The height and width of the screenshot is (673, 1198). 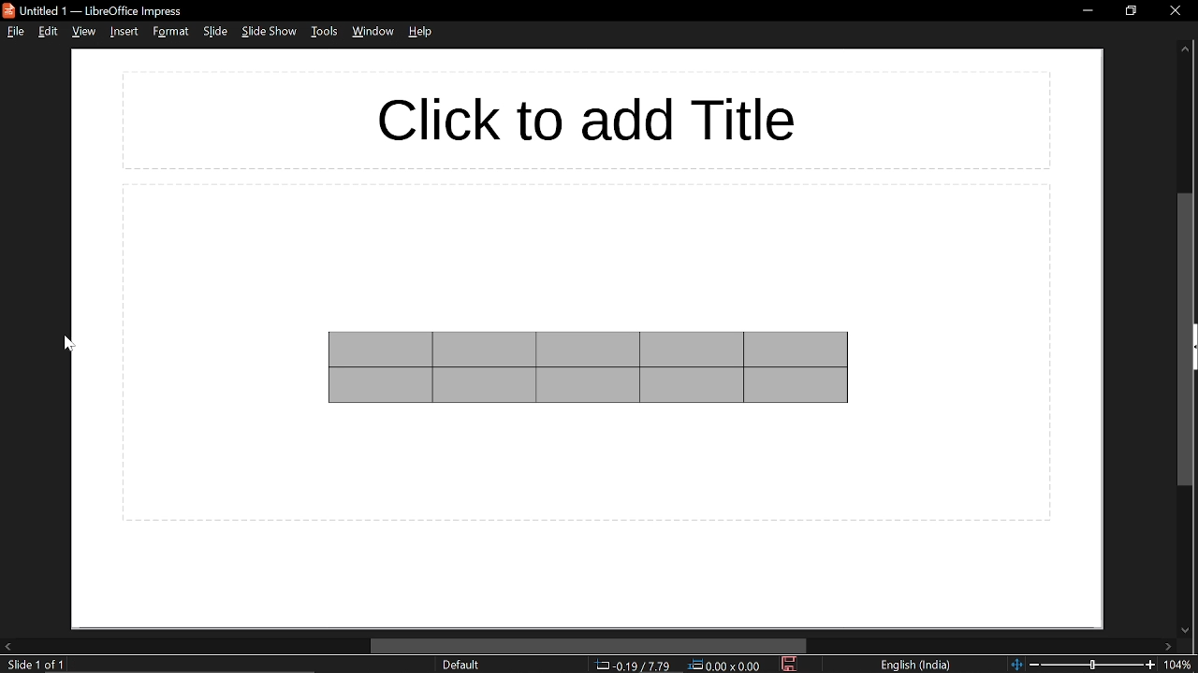 I want to click on save, so click(x=788, y=664).